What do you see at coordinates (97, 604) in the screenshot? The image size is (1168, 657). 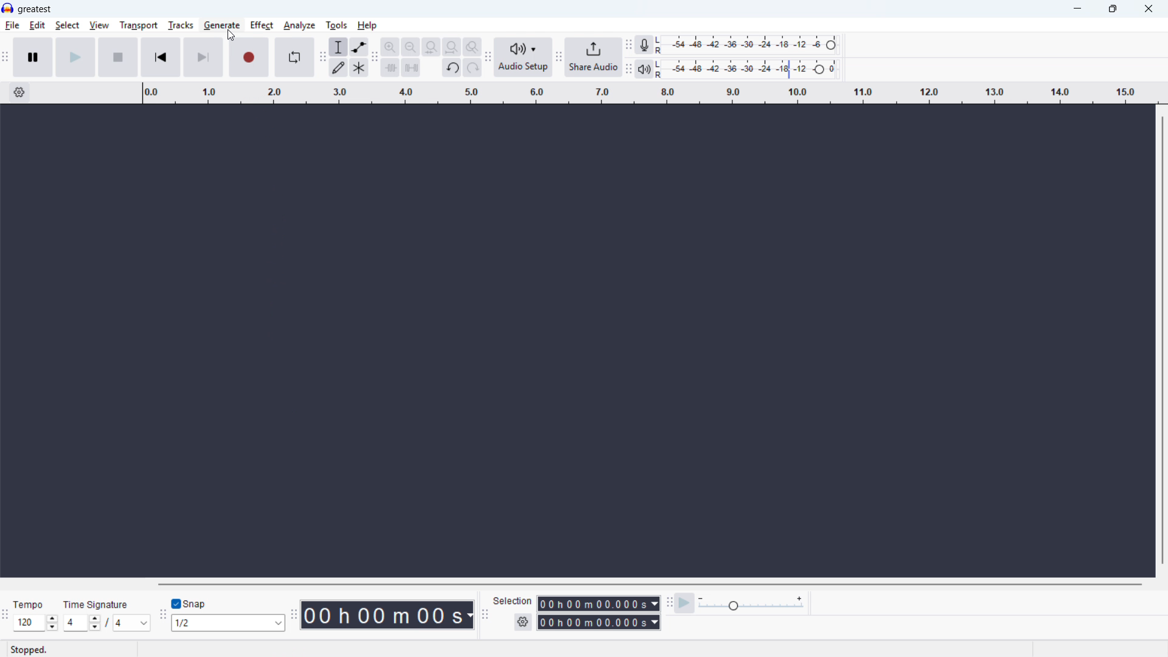 I see `time signature` at bounding box center [97, 604].